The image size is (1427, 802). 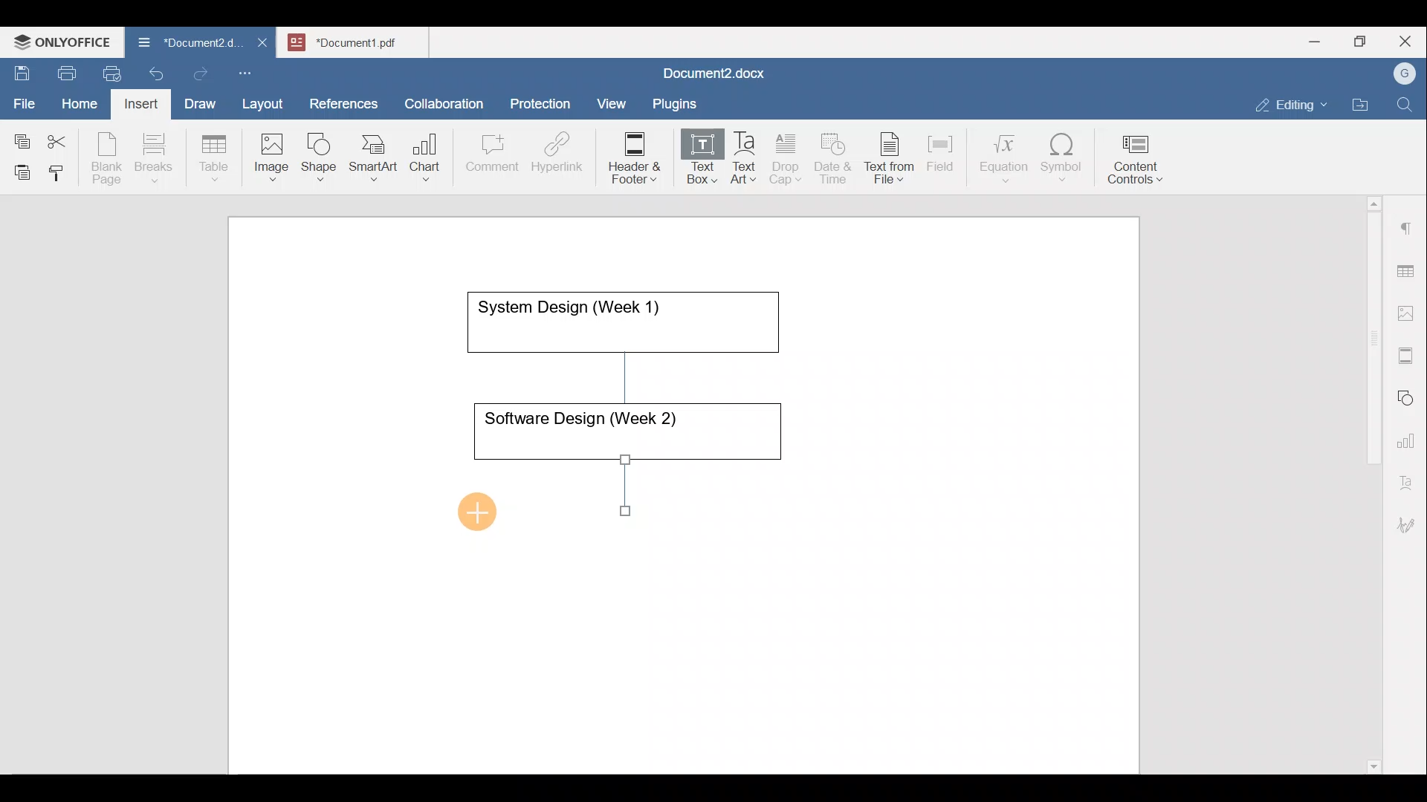 I want to click on Customize quick access toolbar, so click(x=250, y=71).